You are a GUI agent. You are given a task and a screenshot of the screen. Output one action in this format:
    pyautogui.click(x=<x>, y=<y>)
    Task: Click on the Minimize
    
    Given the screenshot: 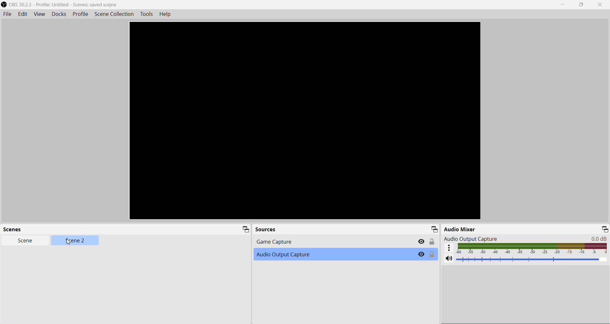 What is the action you would take?
    pyautogui.click(x=246, y=229)
    